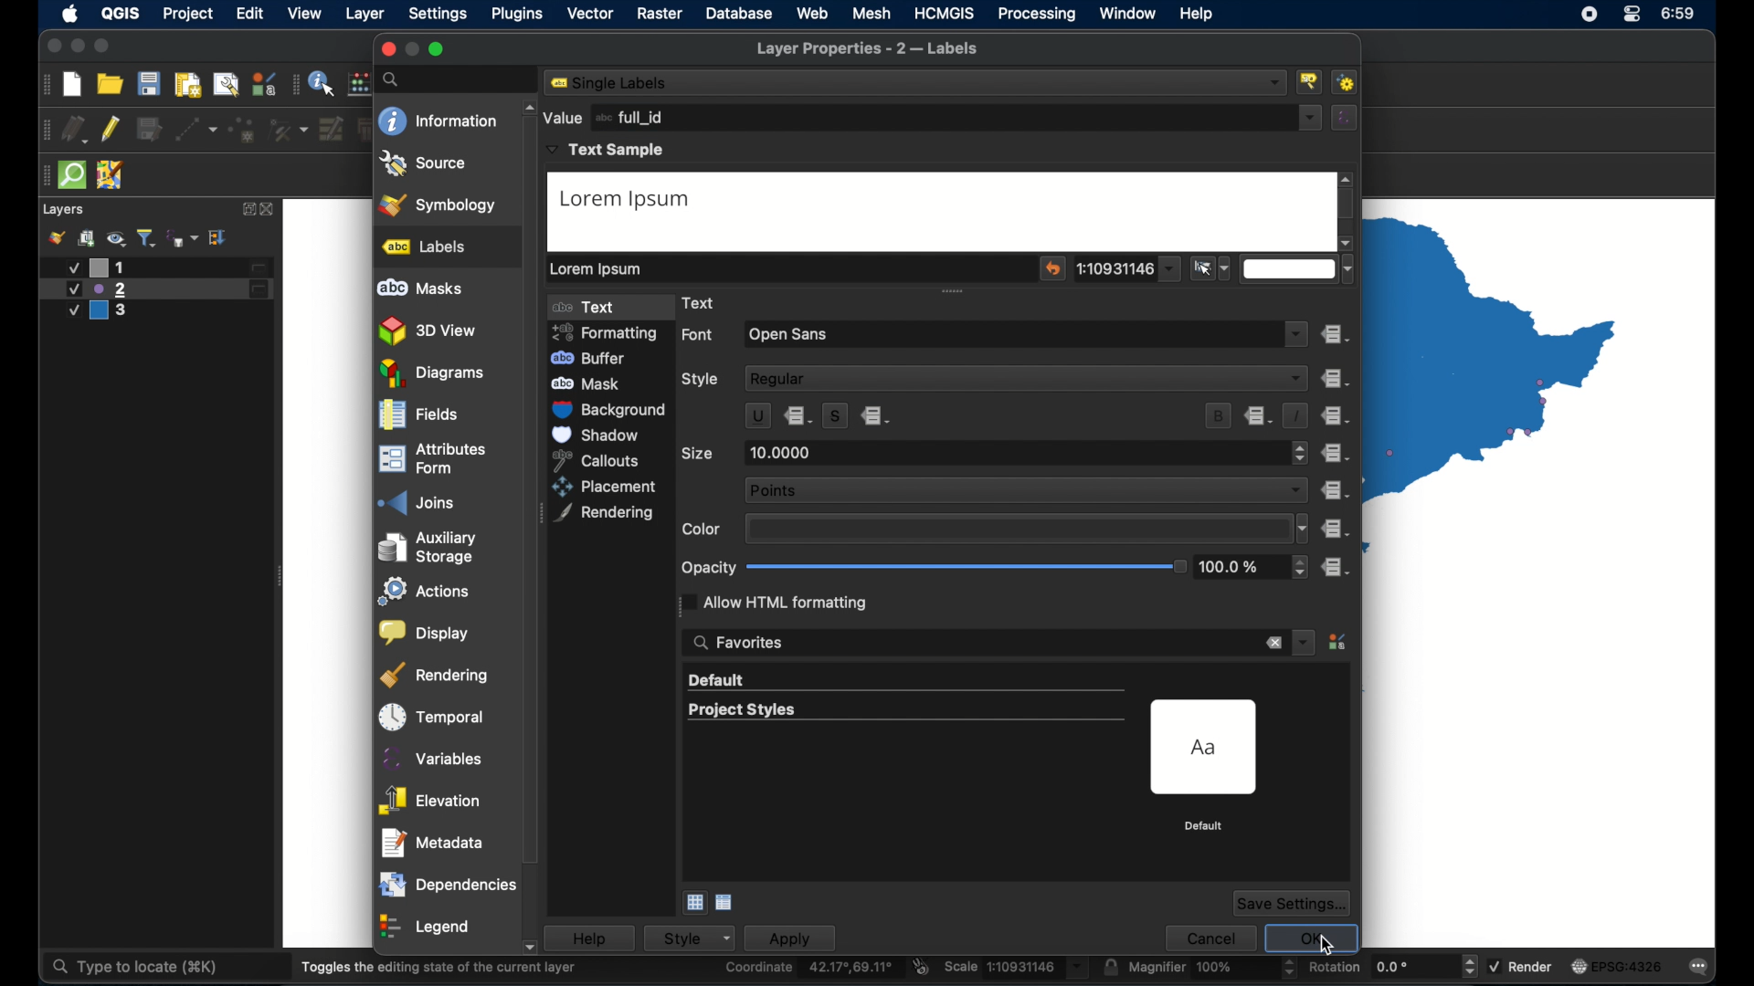 Image resolution: width=1754 pixels, height=986 pixels. Describe the element at coordinates (1293, 903) in the screenshot. I see `save settings` at that location.